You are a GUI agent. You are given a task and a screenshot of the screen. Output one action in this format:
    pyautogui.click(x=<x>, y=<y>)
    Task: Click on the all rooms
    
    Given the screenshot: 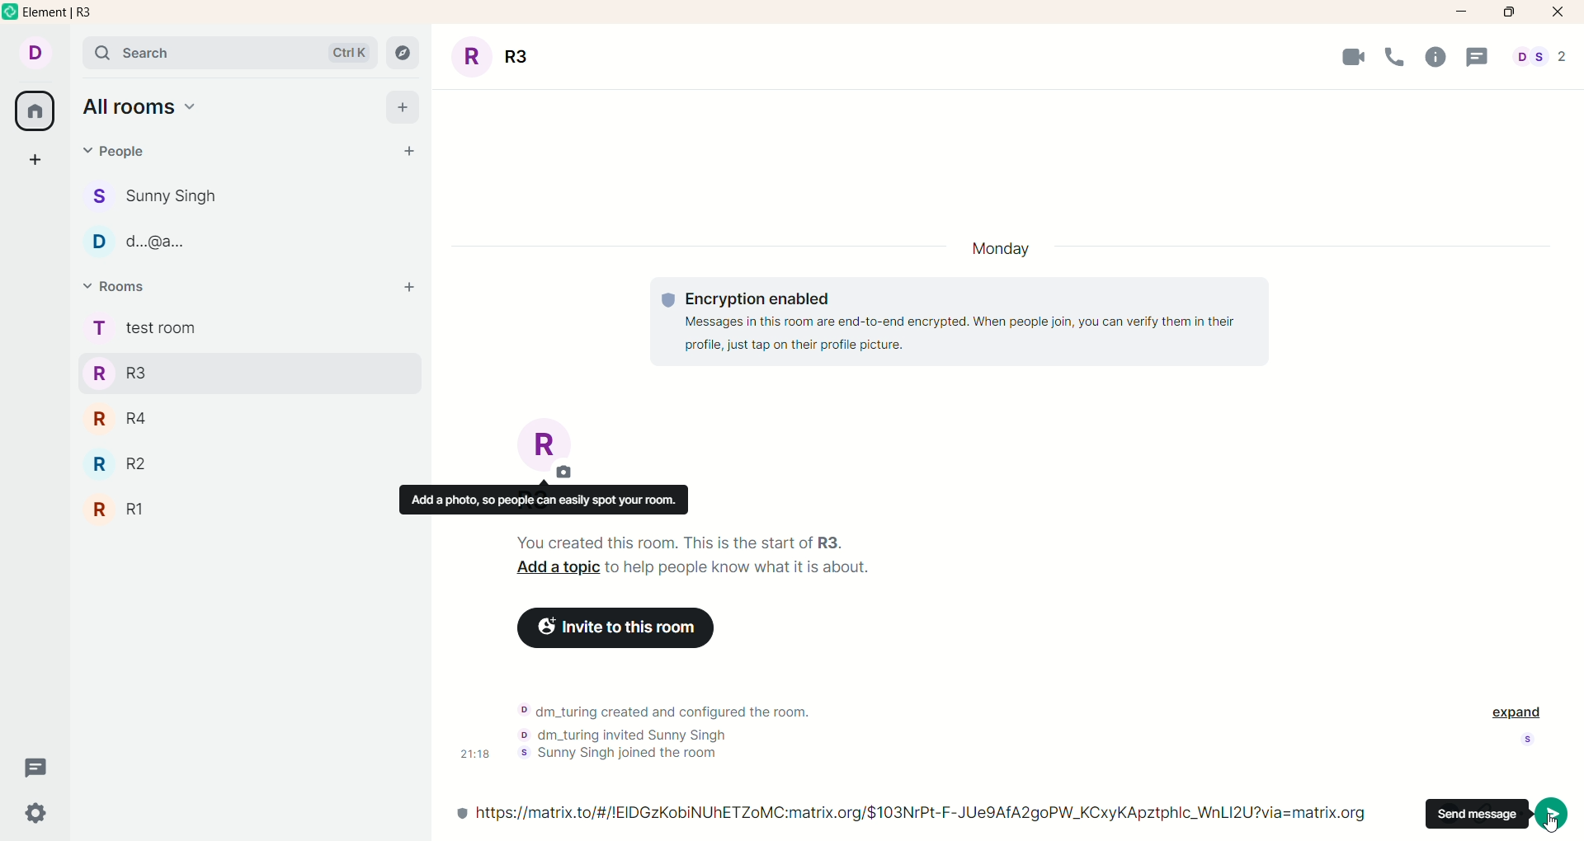 What is the action you would take?
    pyautogui.click(x=32, y=114)
    